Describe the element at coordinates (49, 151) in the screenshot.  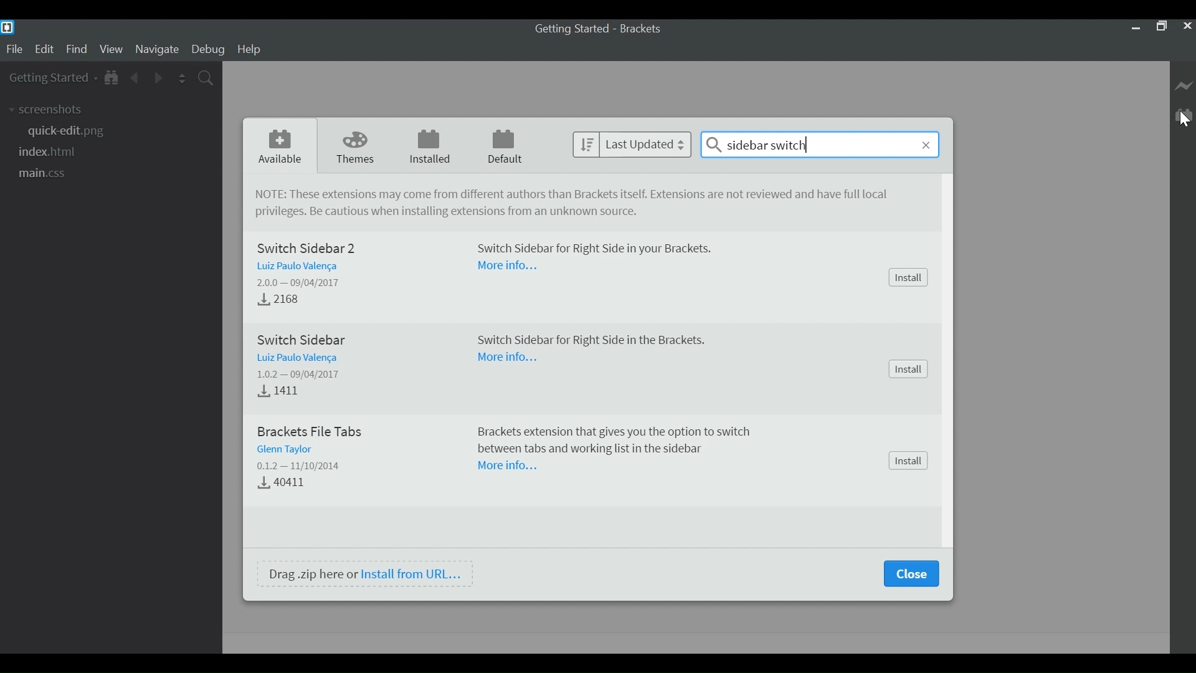
I see `index.html` at that location.